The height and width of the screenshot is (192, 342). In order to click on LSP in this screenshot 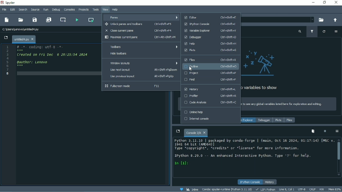, I will do `click(265, 189)`.